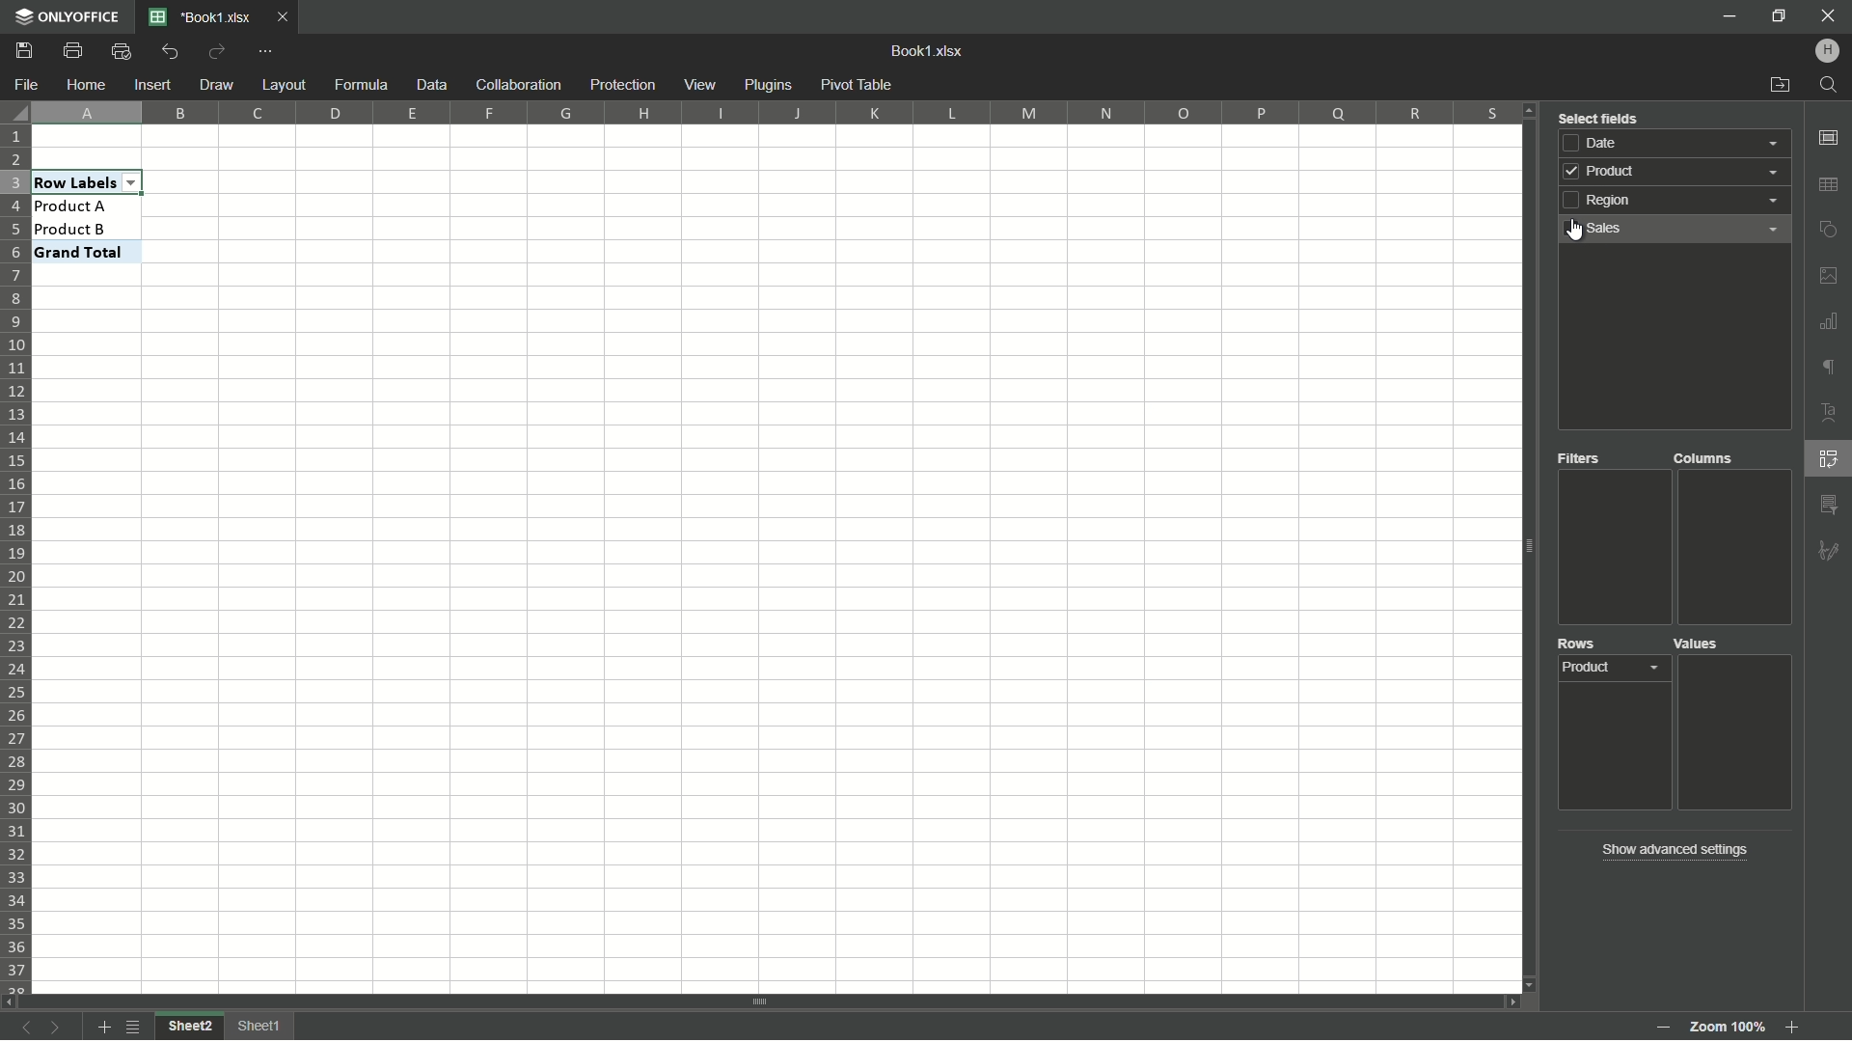  I want to click on Sales, so click(1677, 230).